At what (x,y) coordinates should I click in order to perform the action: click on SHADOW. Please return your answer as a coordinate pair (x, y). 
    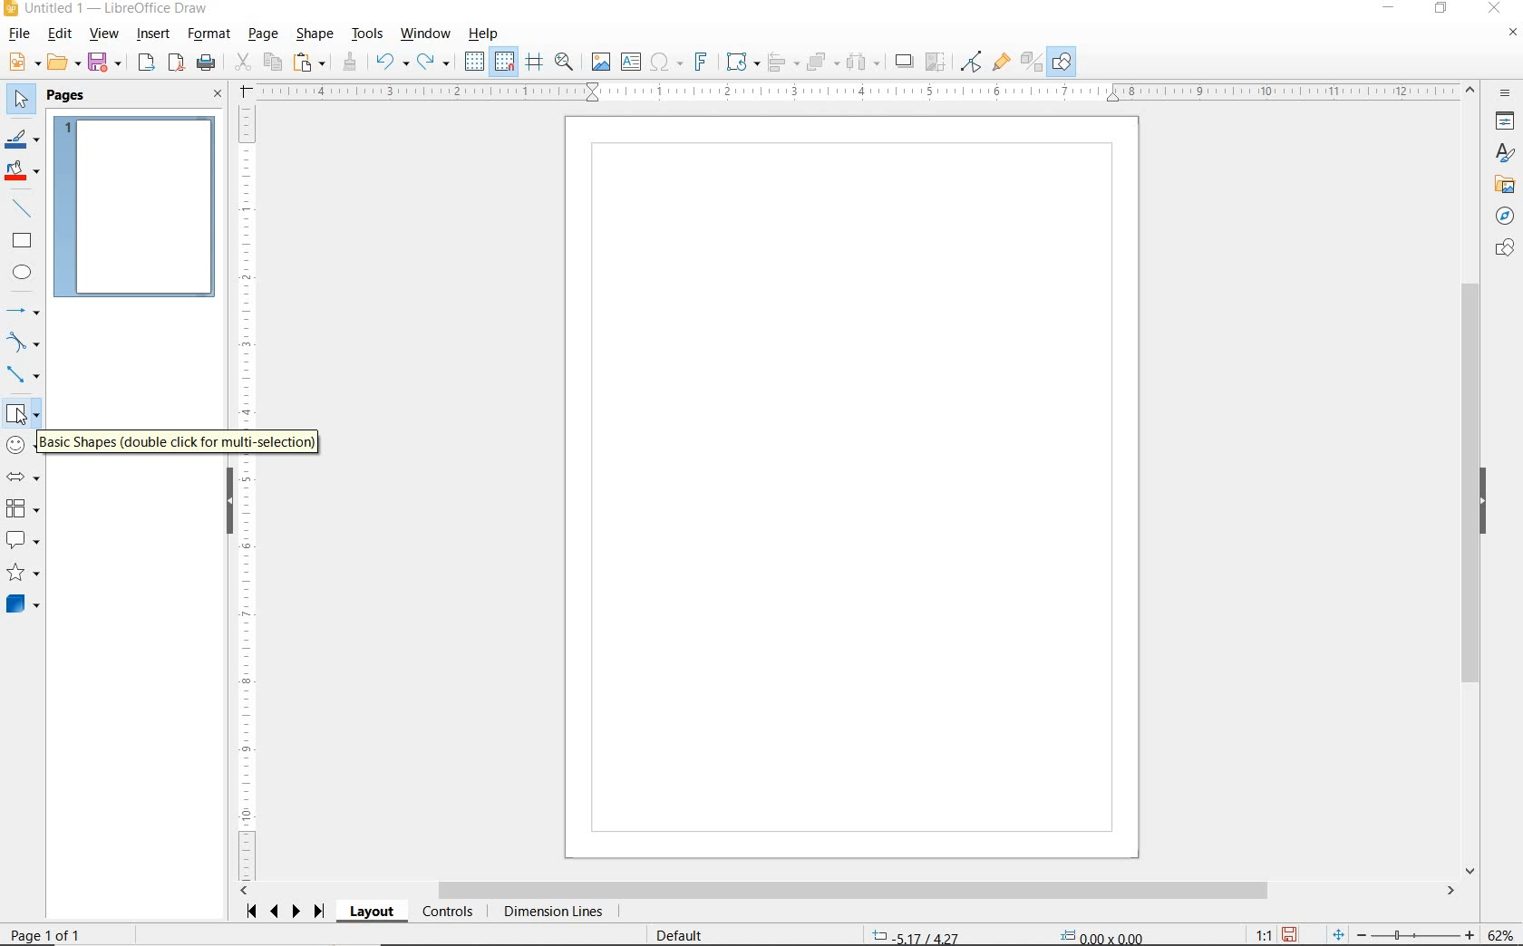
    Looking at the image, I should click on (905, 62).